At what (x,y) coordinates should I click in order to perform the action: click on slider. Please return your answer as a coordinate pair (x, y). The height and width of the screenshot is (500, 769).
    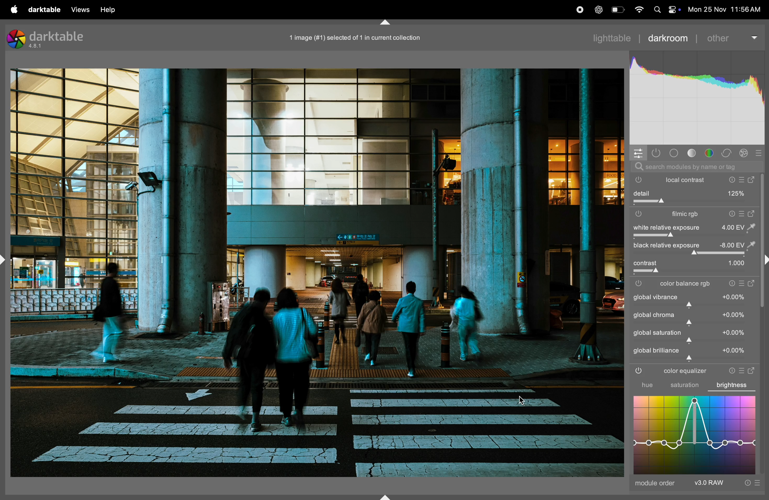
    Looking at the image, I should click on (695, 236).